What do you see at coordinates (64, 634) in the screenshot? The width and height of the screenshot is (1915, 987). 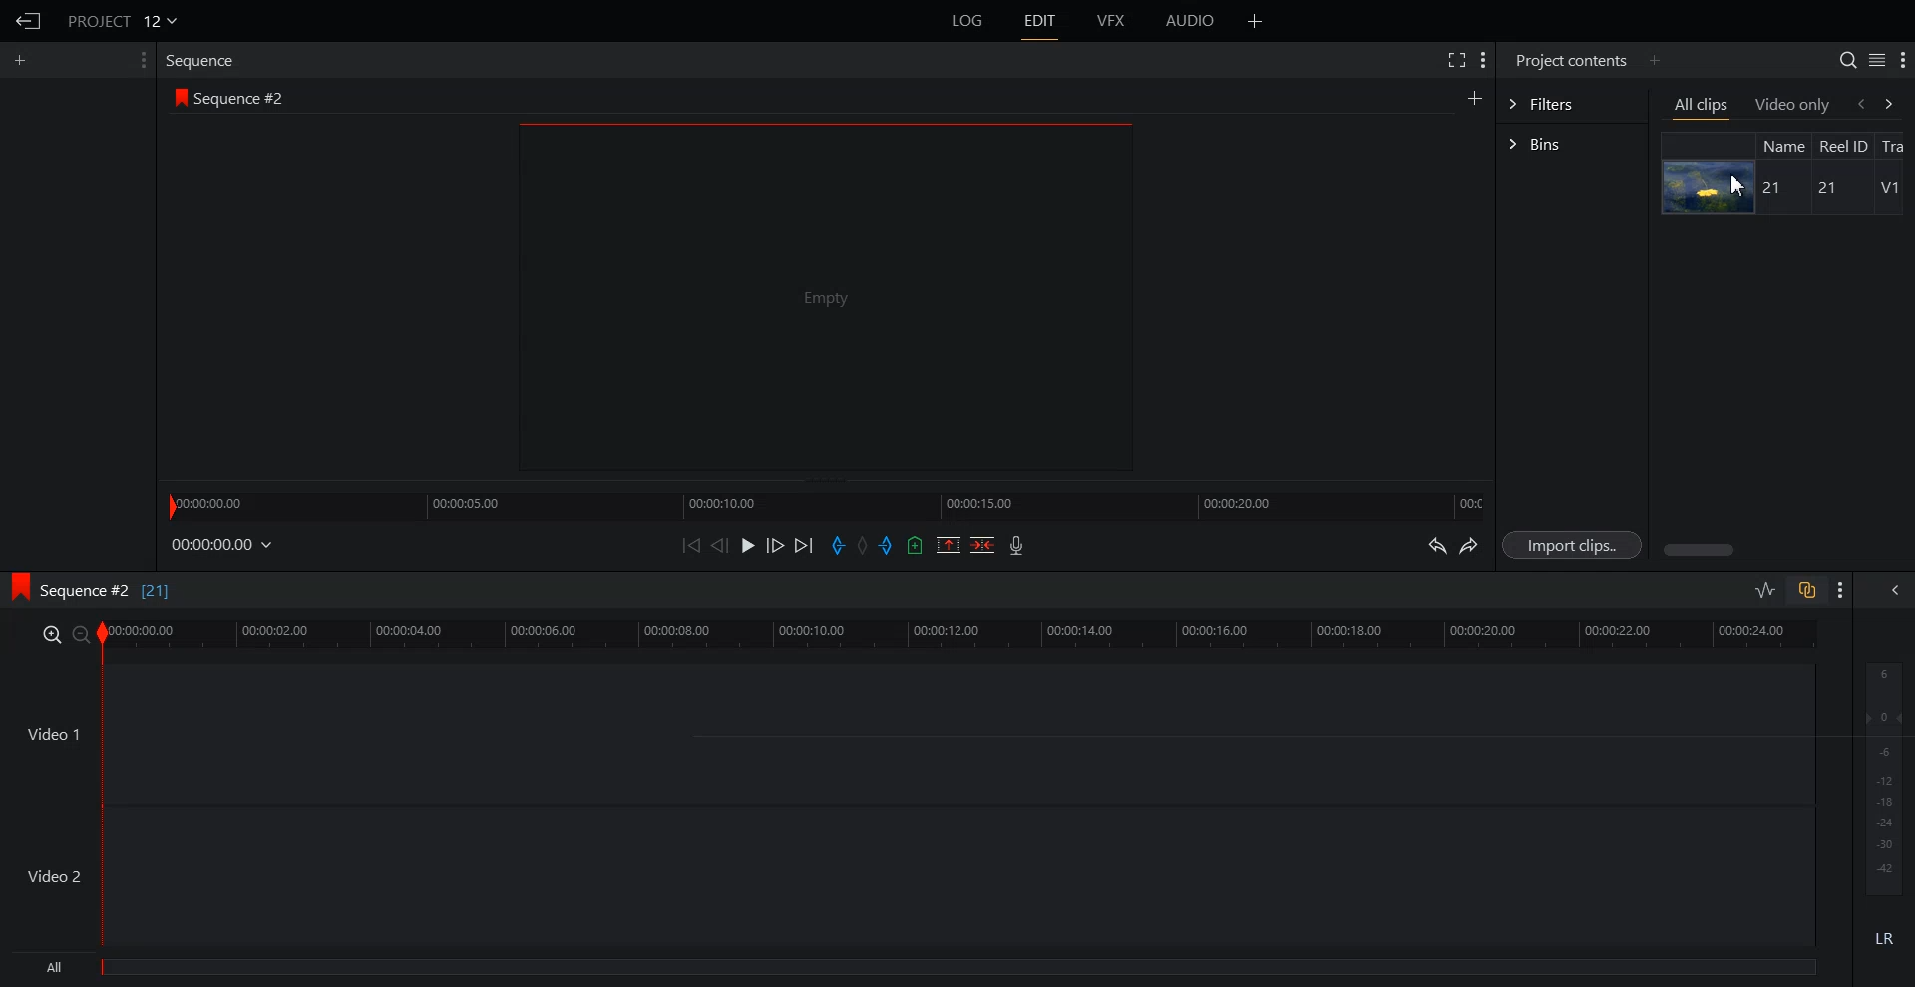 I see `Zoom in and Out` at bounding box center [64, 634].